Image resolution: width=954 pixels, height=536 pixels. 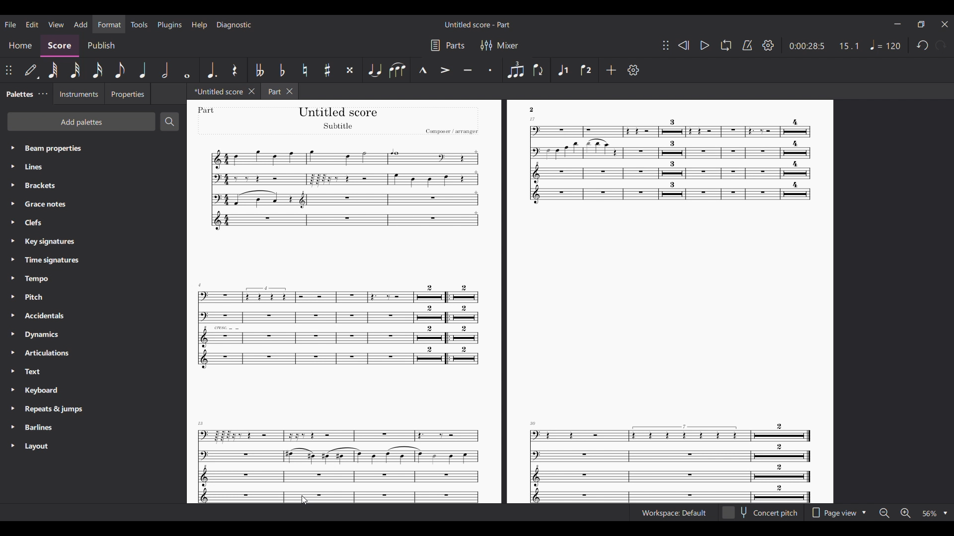 What do you see at coordinates (221, 91) in the screenshot?
I see `Untitled score` at bounding box center [221, 91].